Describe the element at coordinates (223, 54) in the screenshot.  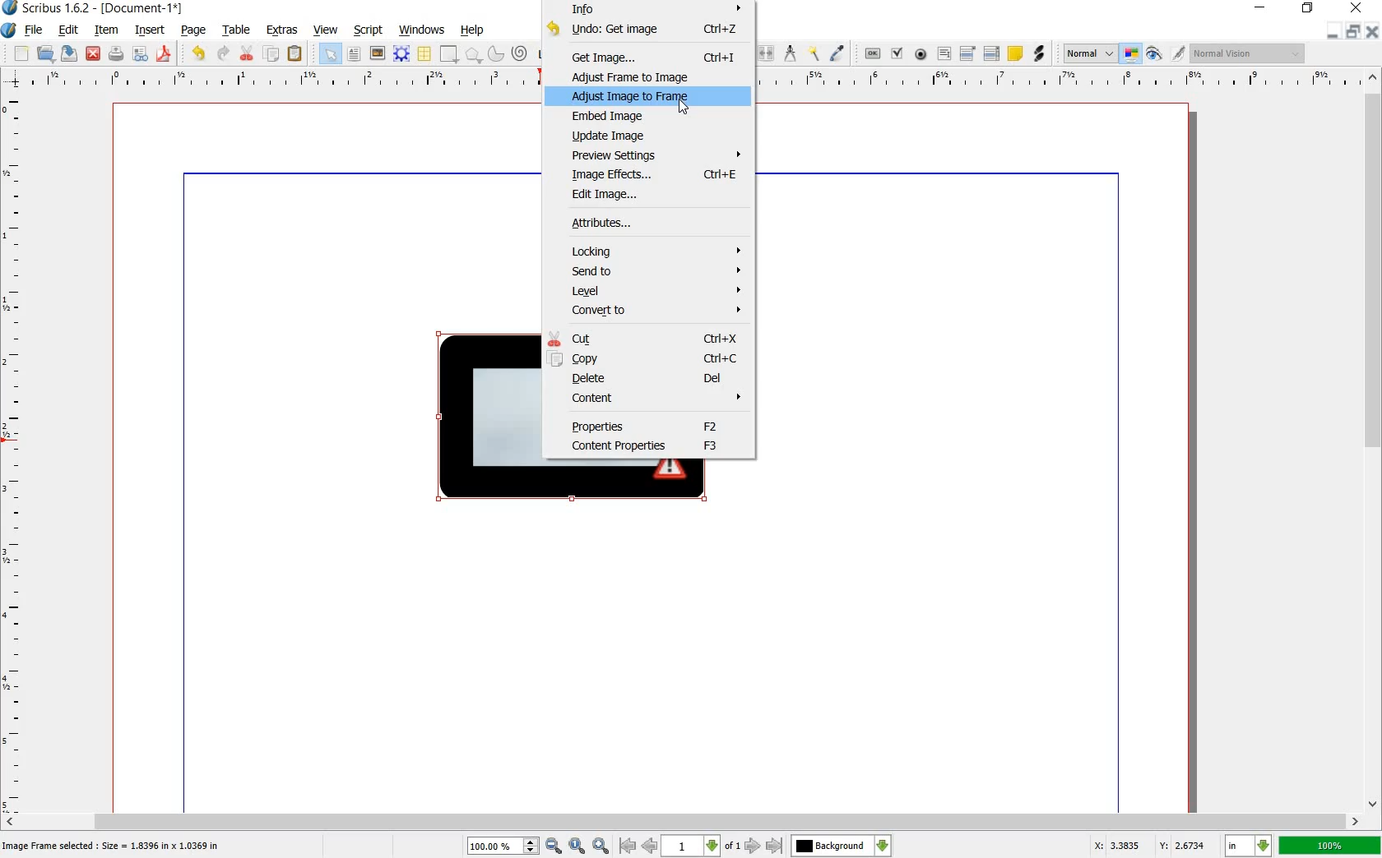
I see `redo` at that location.